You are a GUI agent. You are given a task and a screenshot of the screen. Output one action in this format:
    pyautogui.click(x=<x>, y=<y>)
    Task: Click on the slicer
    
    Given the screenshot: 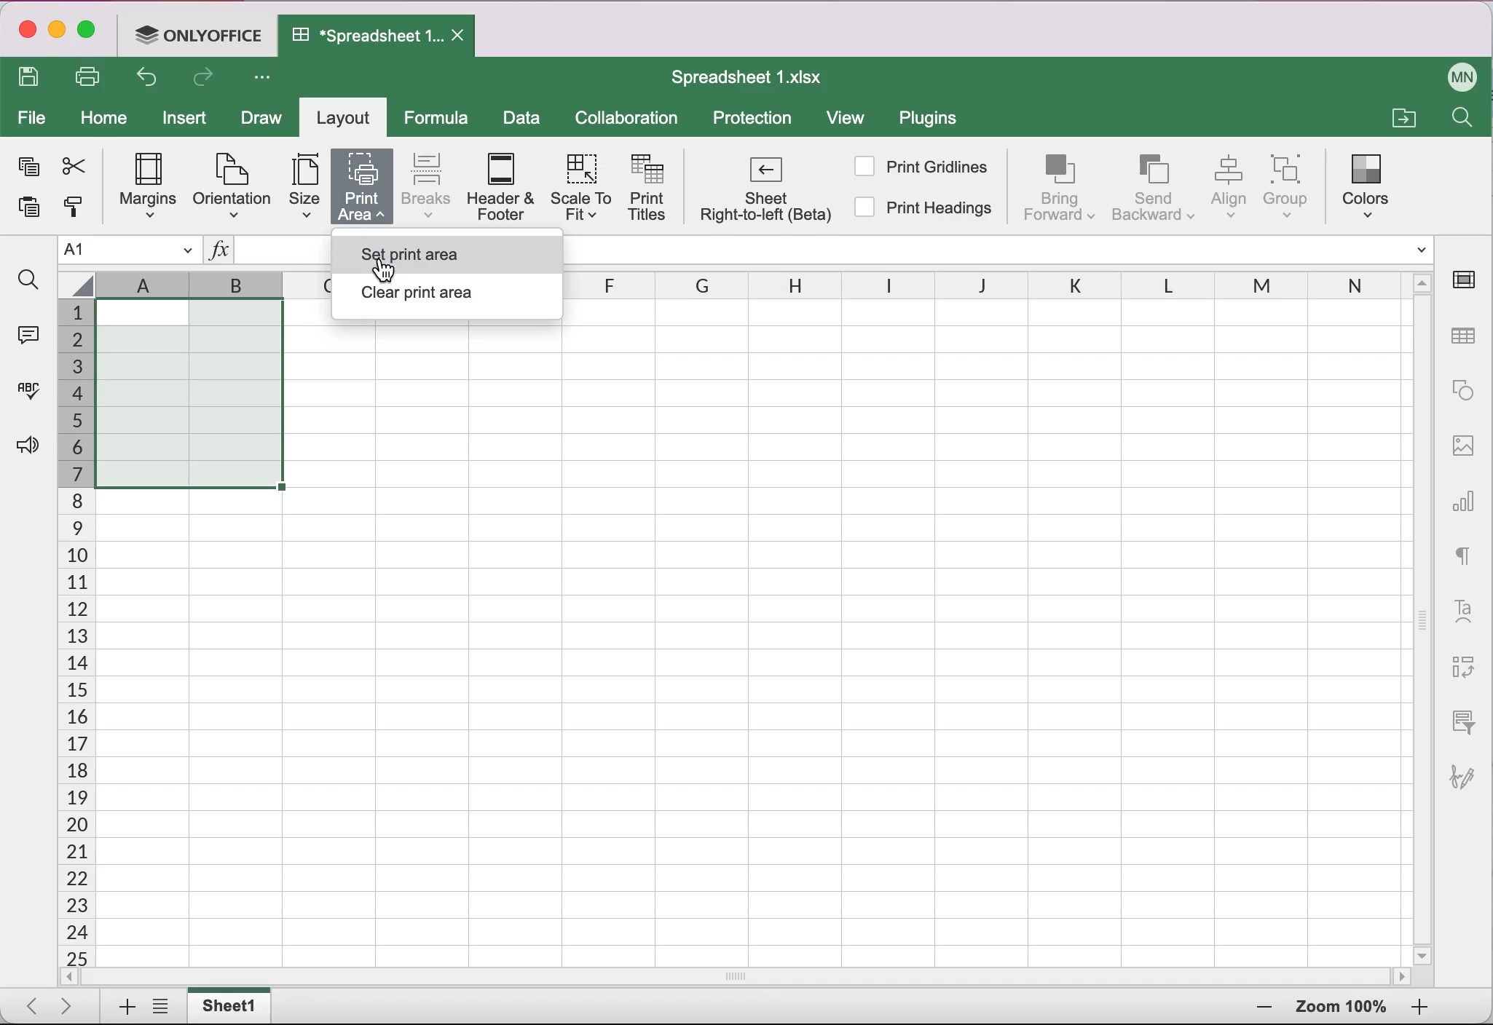 What is the action you would take?
    pyautogui.click(x=1460, y=721)
    